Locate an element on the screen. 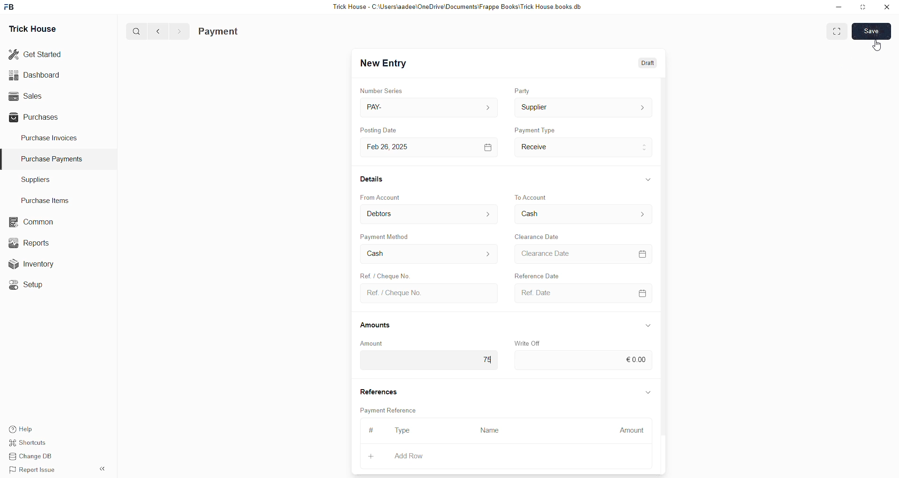  Purchases is located at coordinates (36, 118).